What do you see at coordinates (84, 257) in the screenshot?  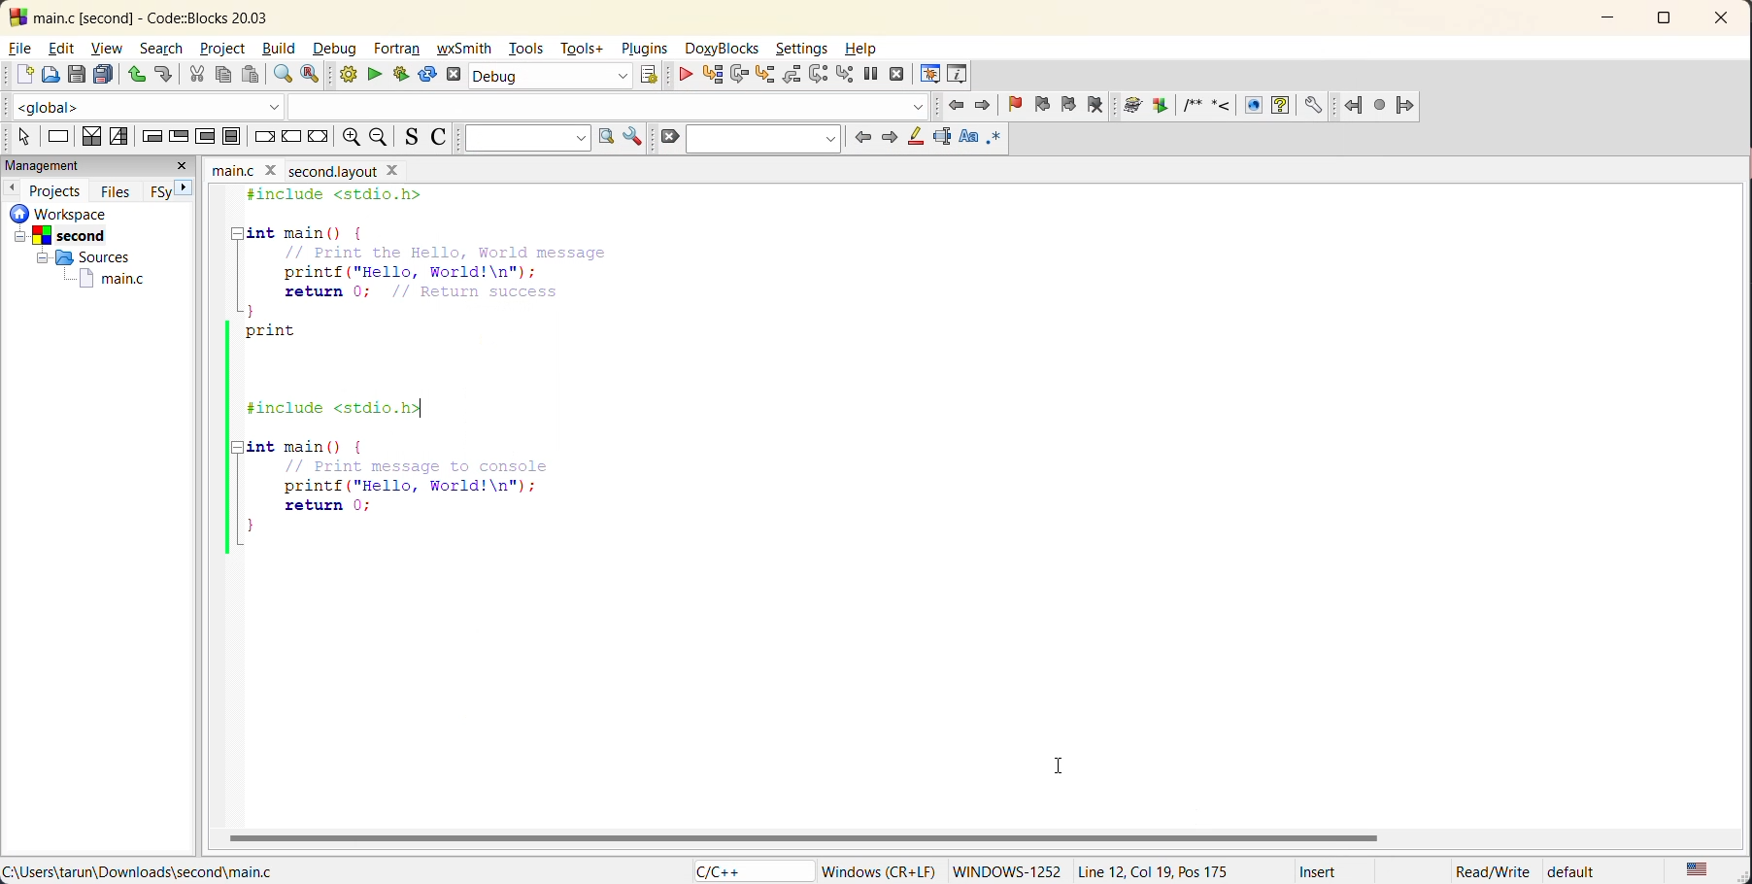 I see `Sources` at bounding box center [84, 257].